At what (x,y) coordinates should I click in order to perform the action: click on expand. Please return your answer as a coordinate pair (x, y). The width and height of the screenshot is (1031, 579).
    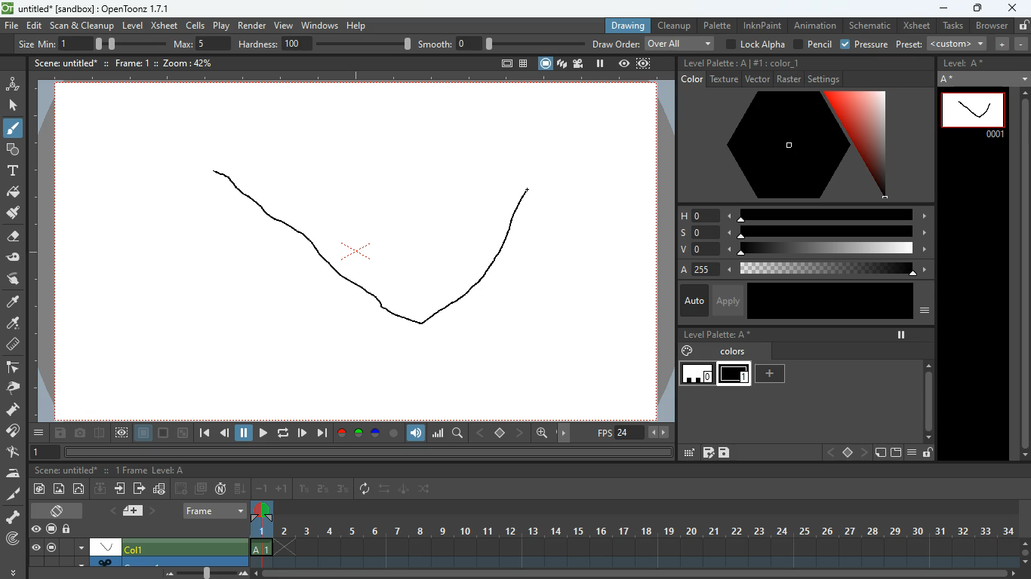
    Looking at the image, I should click on (1023, 76).